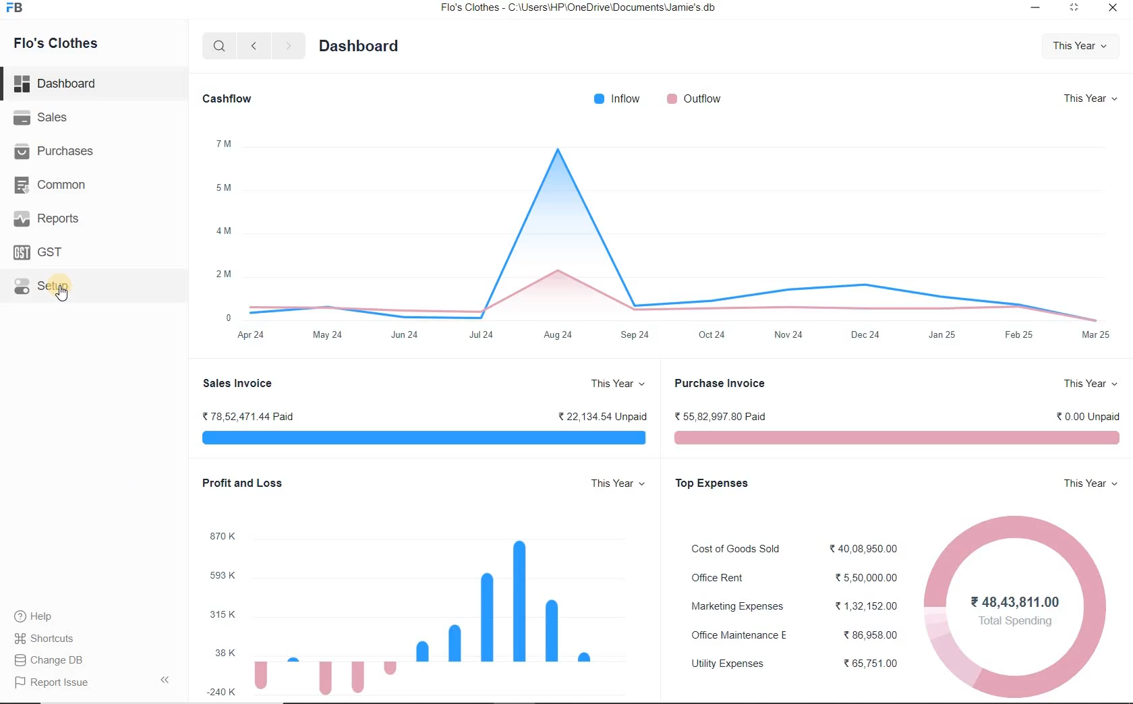 The height and width of the screenshot is (704, 1133). I want to click on Qutflow, so click(693, 97).